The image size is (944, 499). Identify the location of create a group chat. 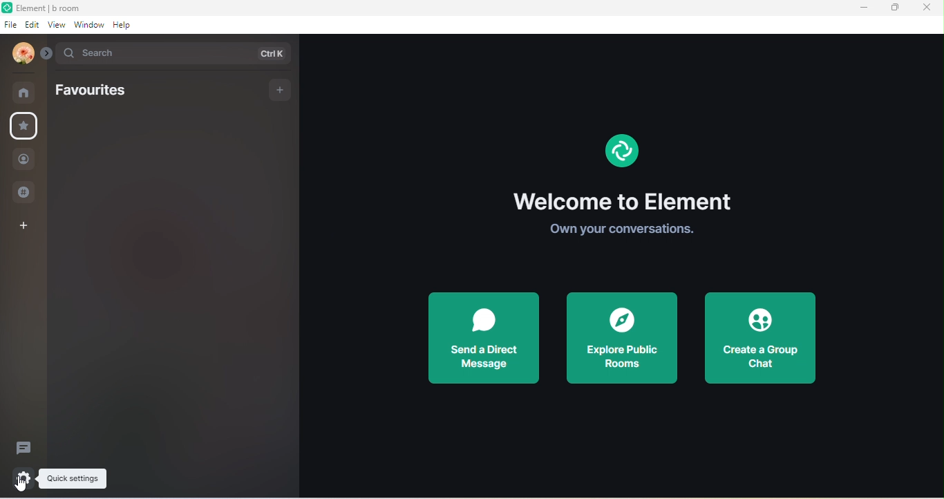
(763, 337).